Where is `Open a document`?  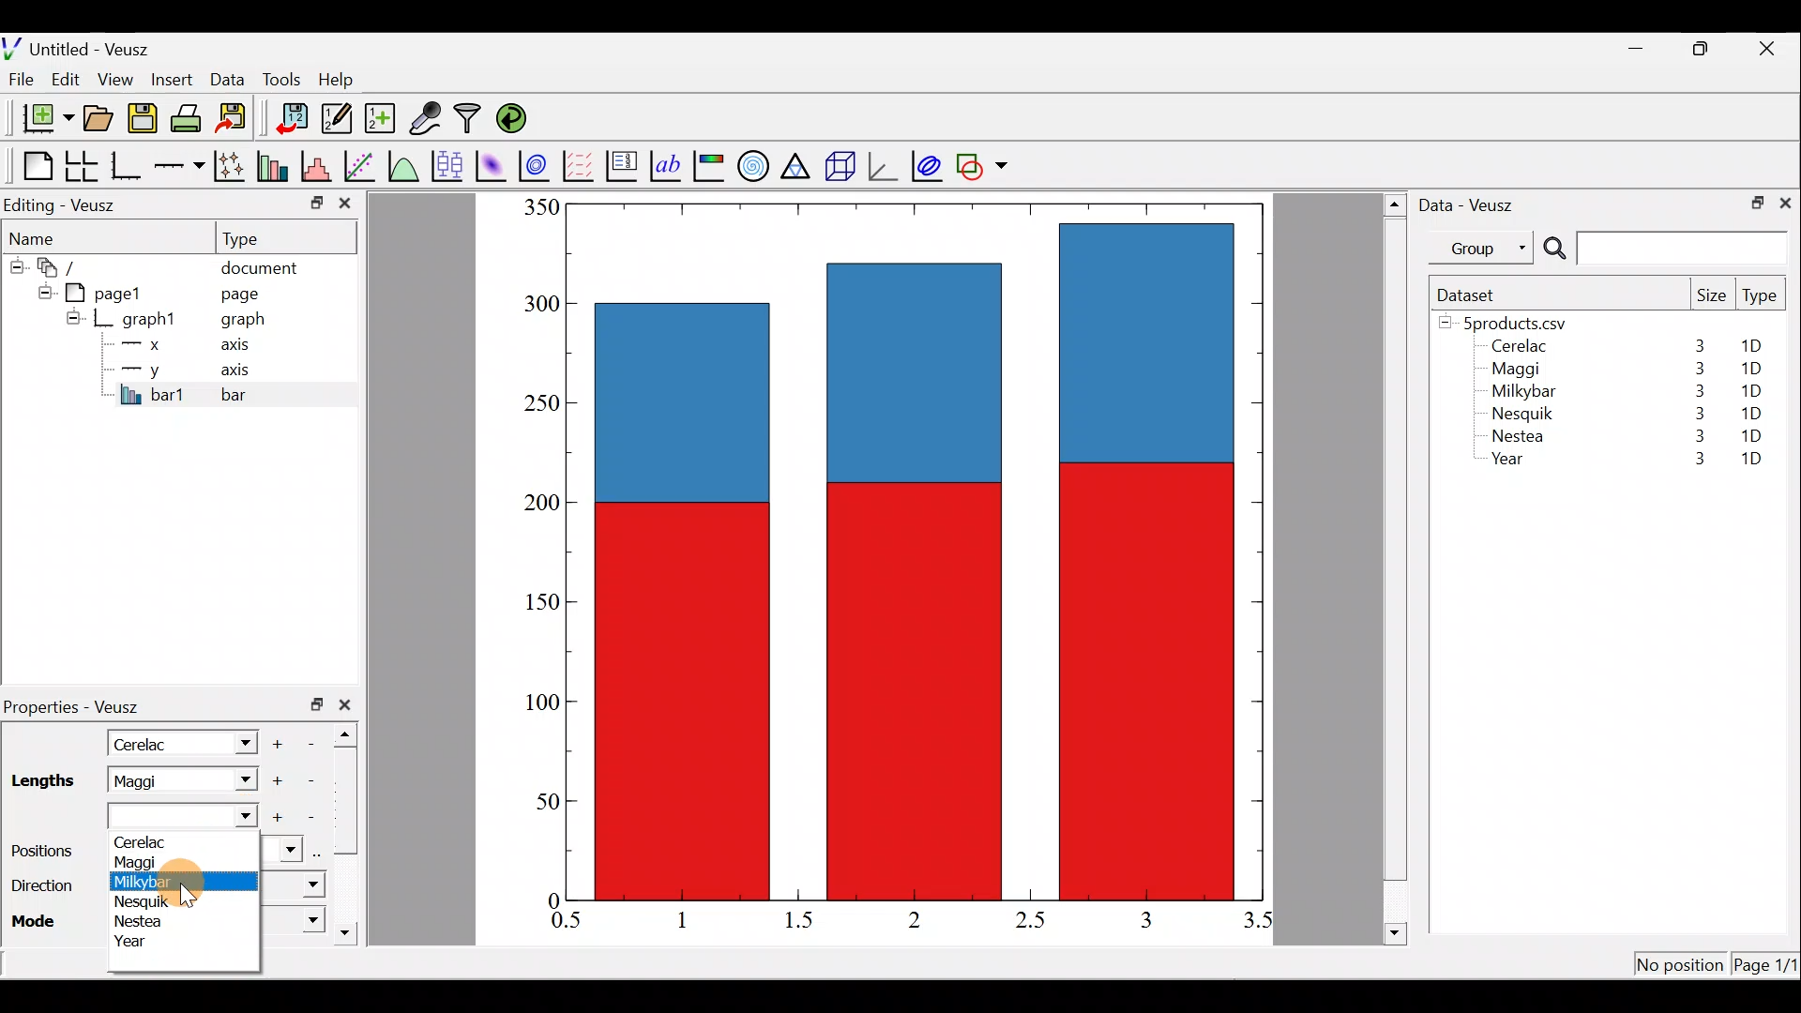
Open a document is located at coordinates (100, 120).